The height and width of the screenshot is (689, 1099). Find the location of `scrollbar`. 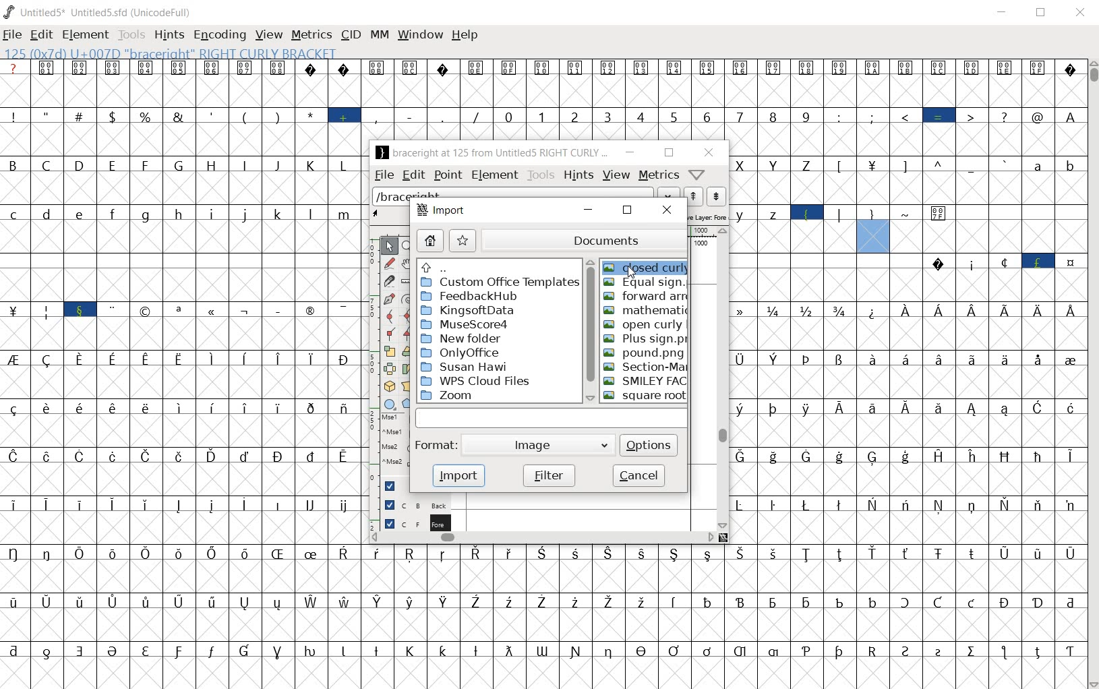

scrollbar is located at coordinates (589, 332).